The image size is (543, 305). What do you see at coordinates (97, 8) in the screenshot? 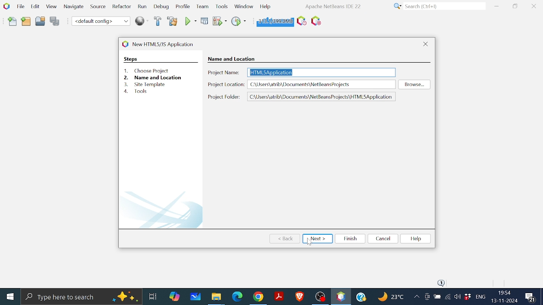
I see `Source` at bounding box center [97, 8].